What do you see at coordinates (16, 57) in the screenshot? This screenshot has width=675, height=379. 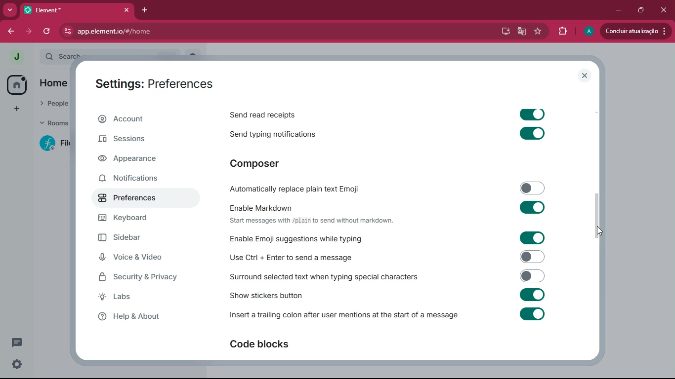 I see `profile picture` at bounding box center [16, 57].